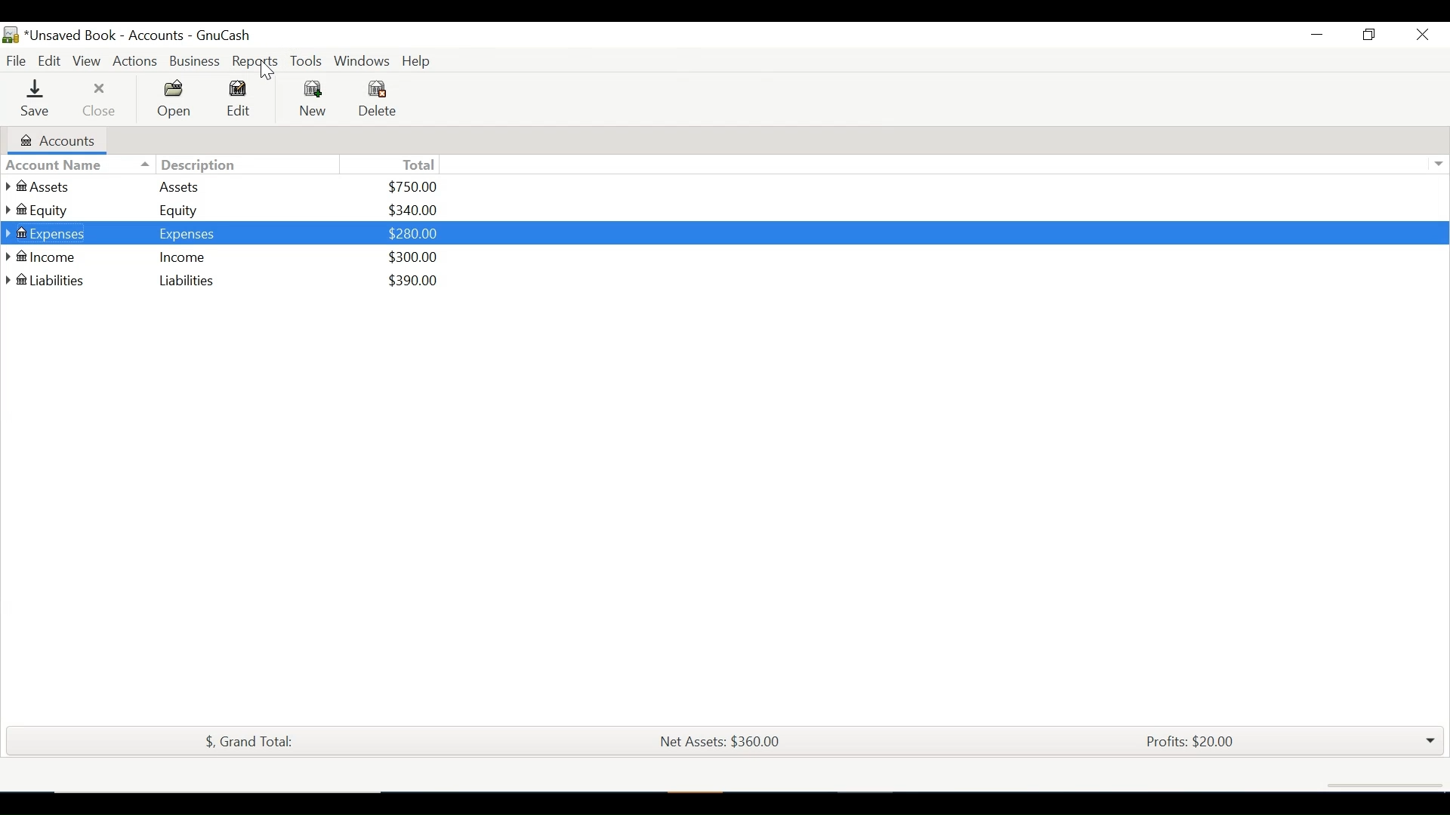  Describe the element at coordinates (40, 98) in the screenshot. I see `Save` at that location.